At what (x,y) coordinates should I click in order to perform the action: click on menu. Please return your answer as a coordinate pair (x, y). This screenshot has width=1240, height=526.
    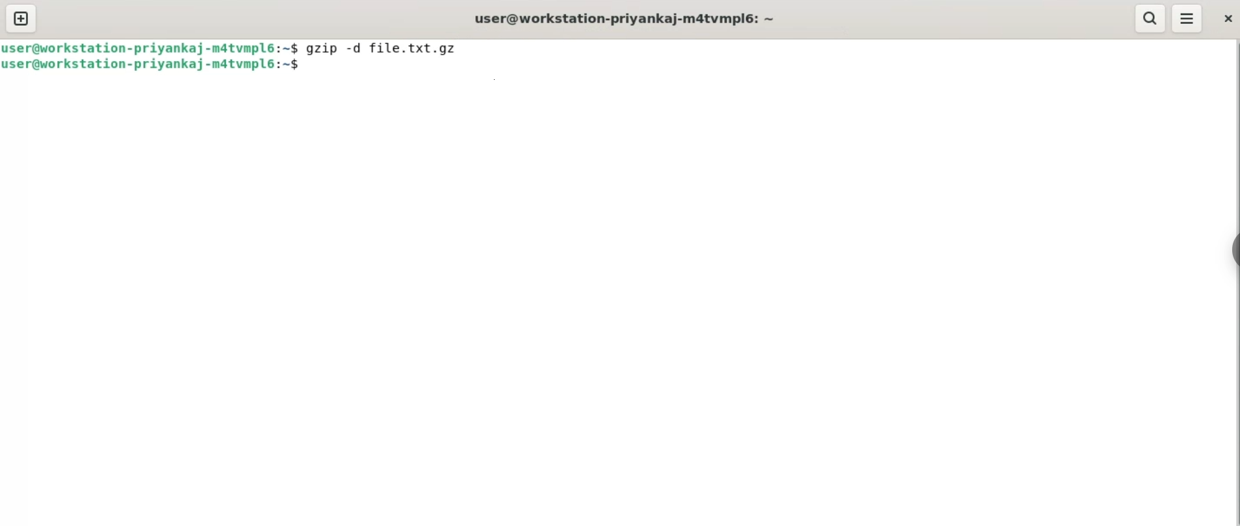
    Looking at the image, I should click on (1188, 18).